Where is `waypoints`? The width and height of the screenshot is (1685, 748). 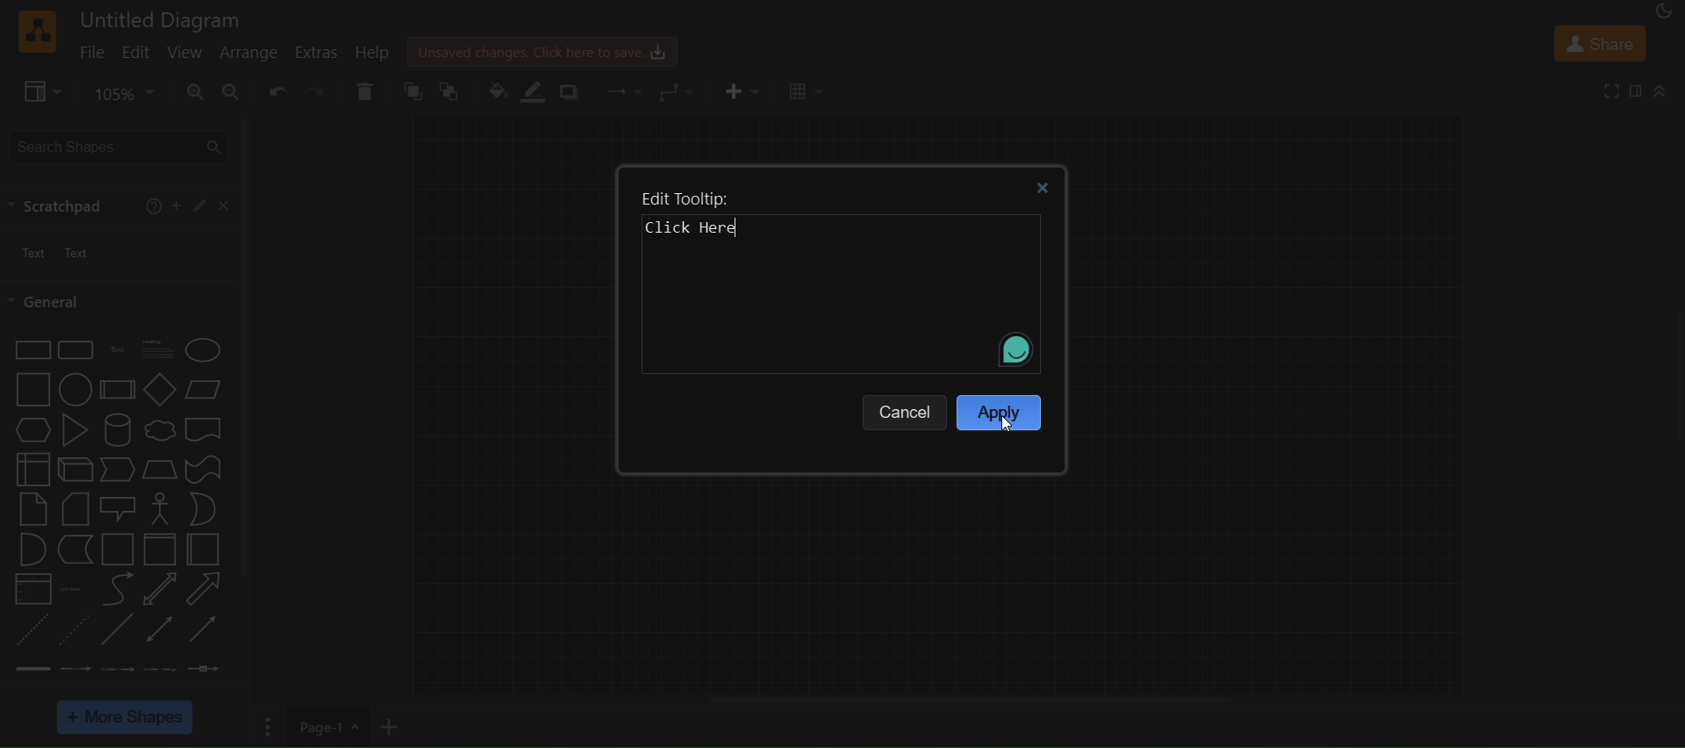 waypoints is located at coordinates (679, 92).